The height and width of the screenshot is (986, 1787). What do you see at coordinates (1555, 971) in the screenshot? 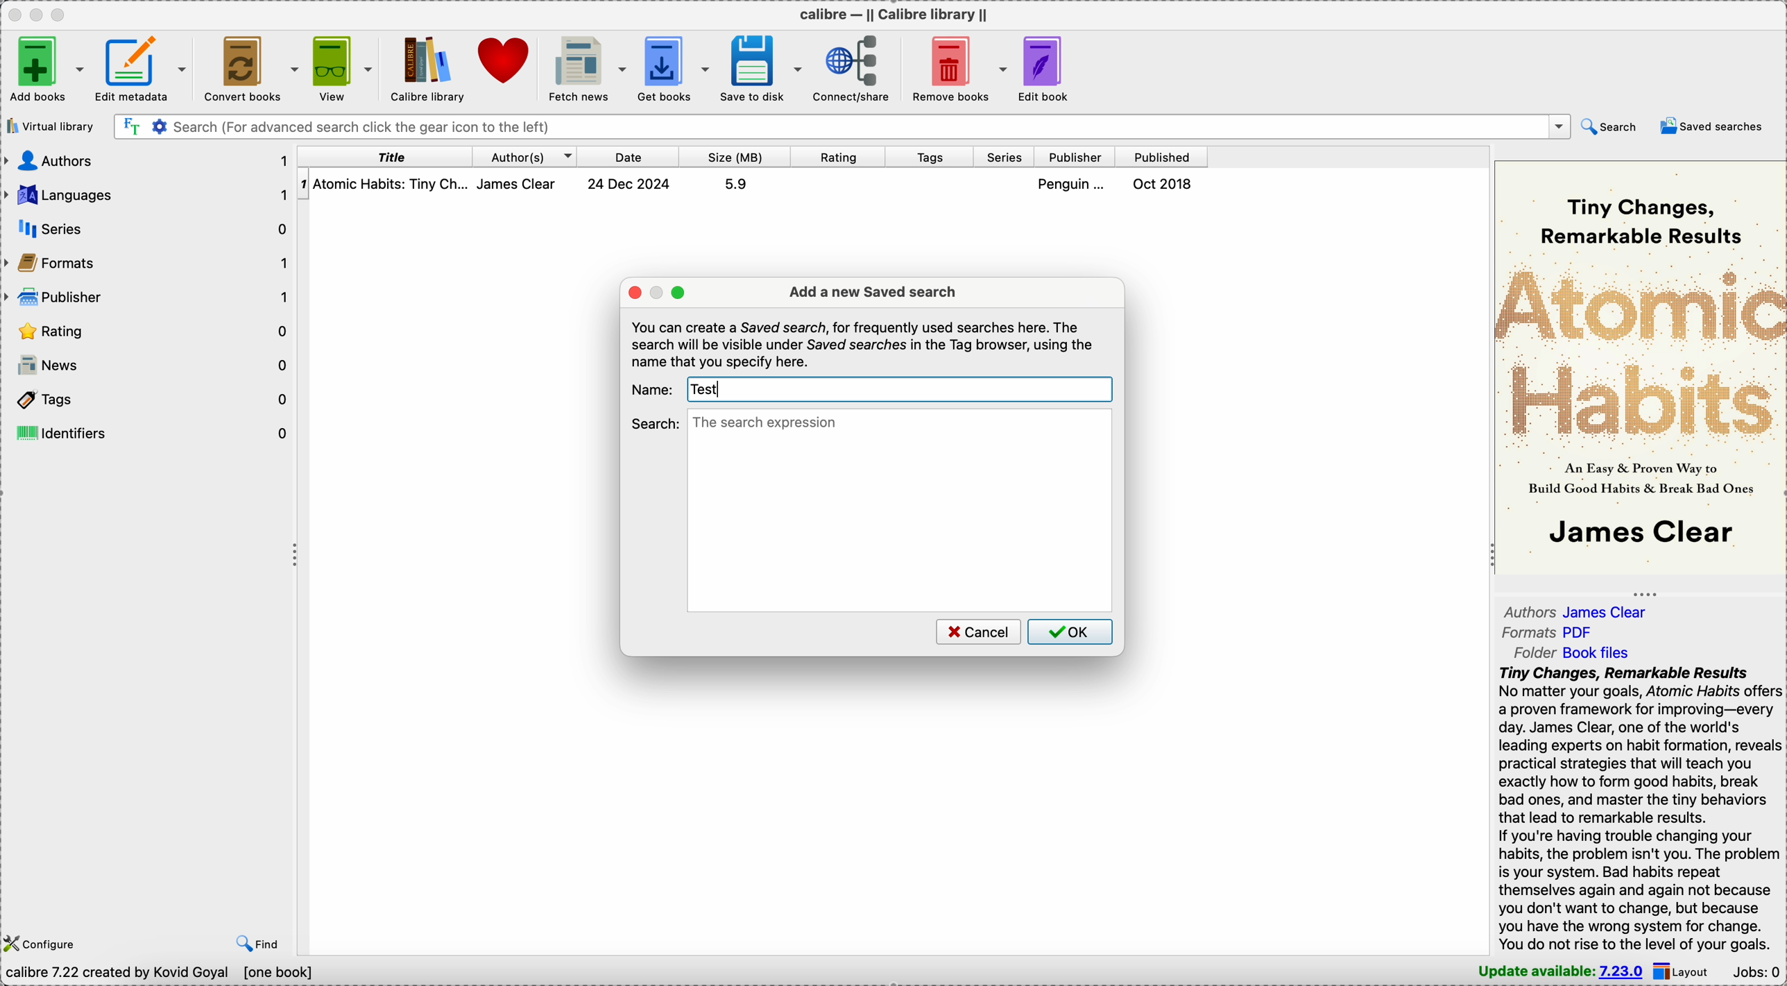
I see `update available: 7.23.0` at bounding box center [1555, 971].